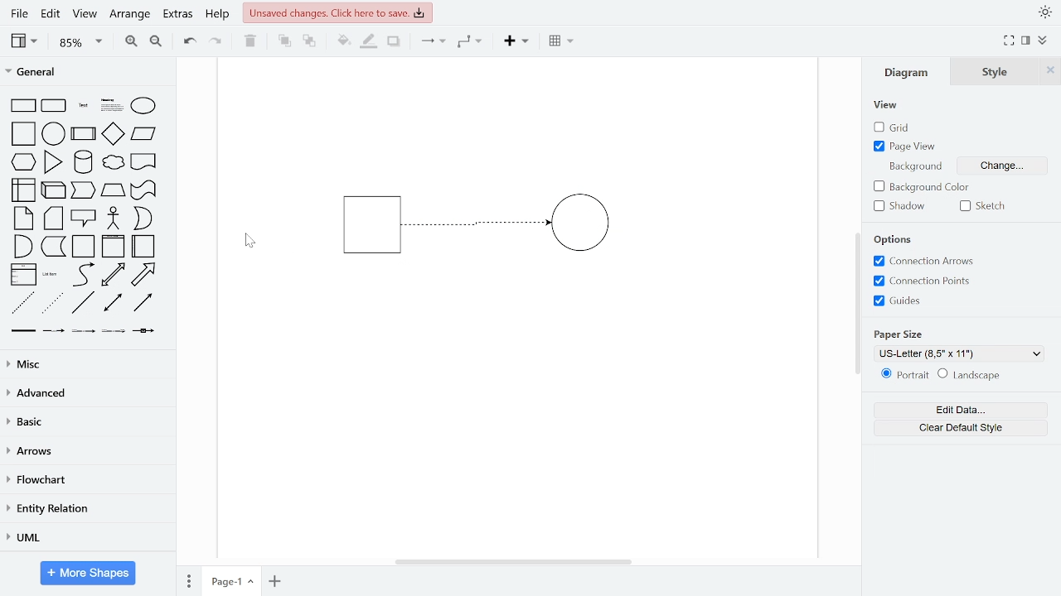  I want to click on connection arrows, so click(932, 261).